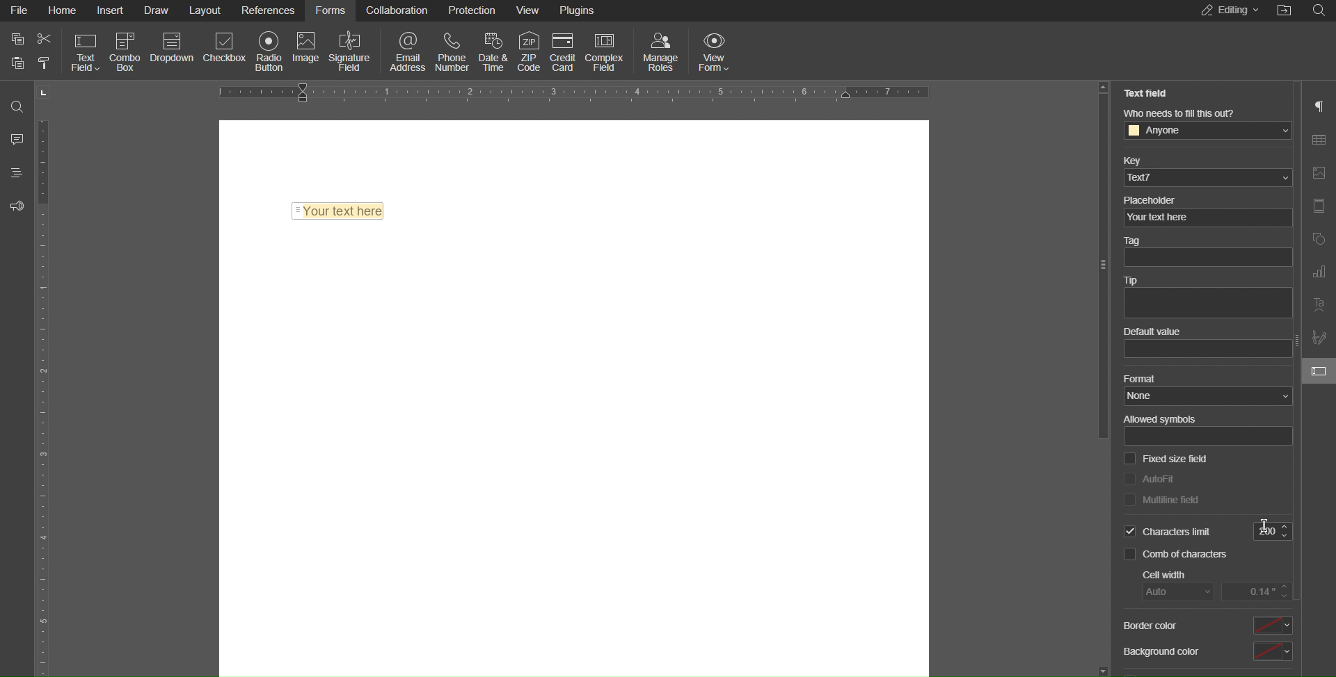 Image resolution: width=1336 pixels, height=677 pixels. Describe the element at coordinates (453, 51) in the screenshot. I see `Phone Number` at that location.